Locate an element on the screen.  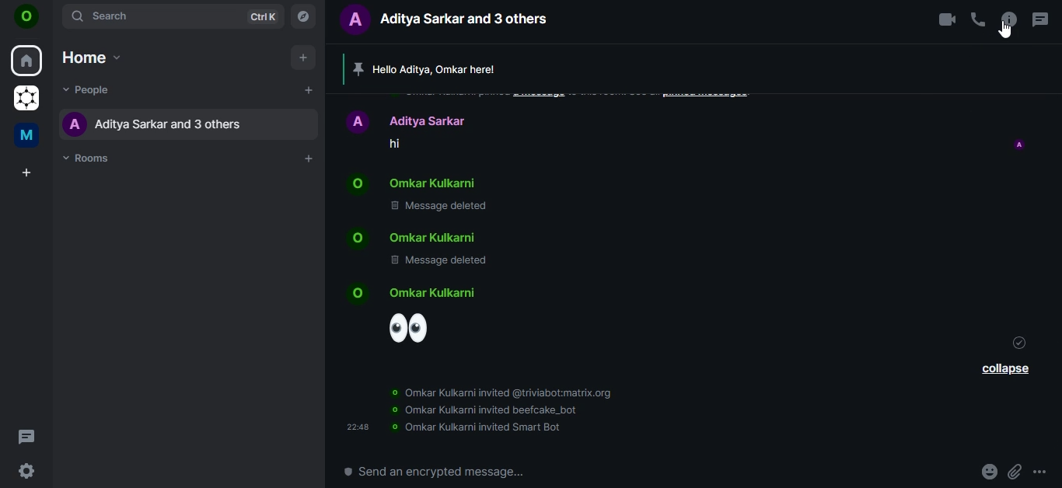
collapse is located at coordinates (1007, 368).